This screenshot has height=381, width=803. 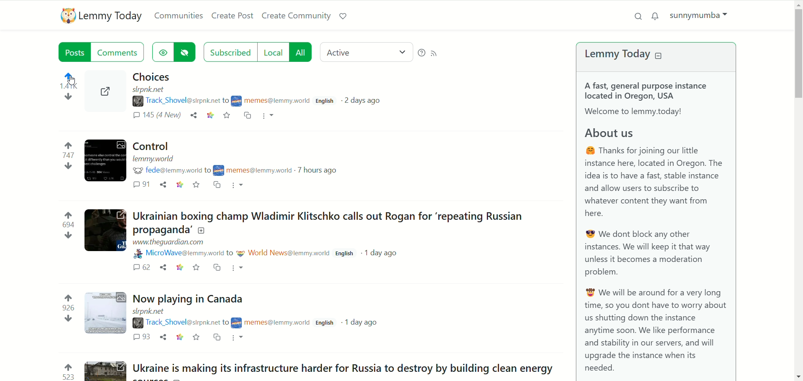 What do you see at coordinates (112, 17) in the screenshot?
I see `lemmy today` at bounding box center [112, 17].